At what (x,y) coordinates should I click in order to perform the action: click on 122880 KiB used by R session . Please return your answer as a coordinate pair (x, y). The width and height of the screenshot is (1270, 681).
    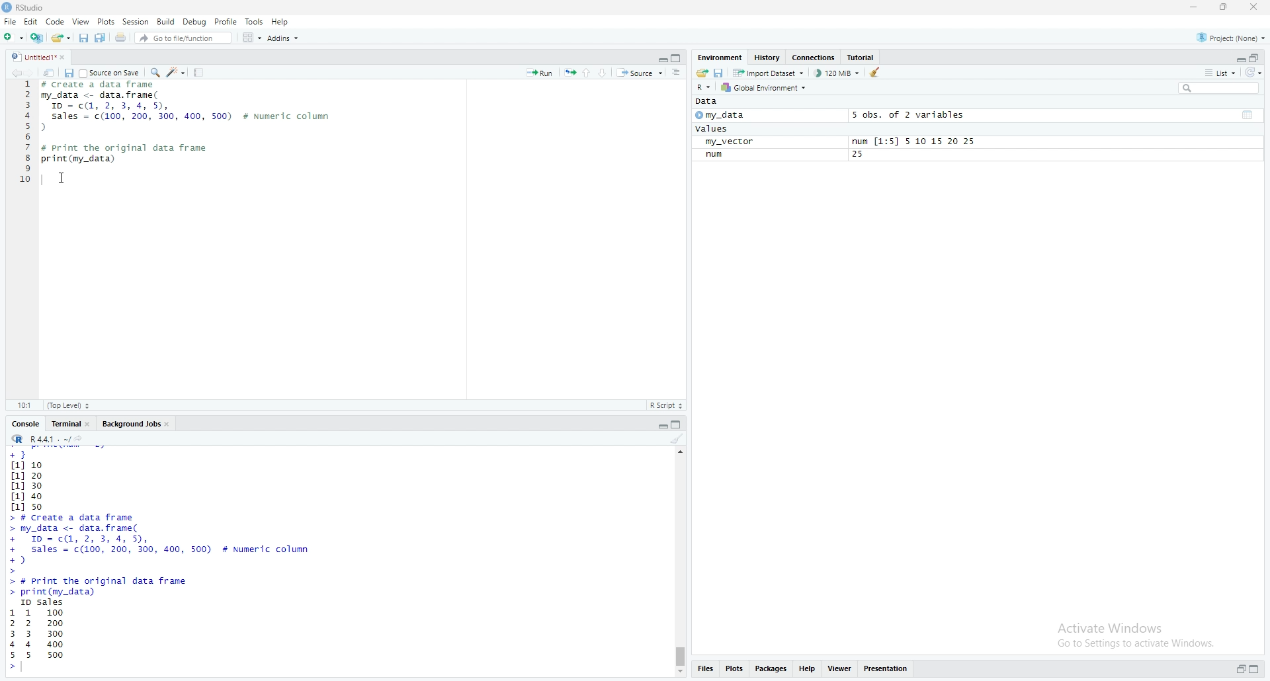
    Looking at the image, I should click on (837, 75).